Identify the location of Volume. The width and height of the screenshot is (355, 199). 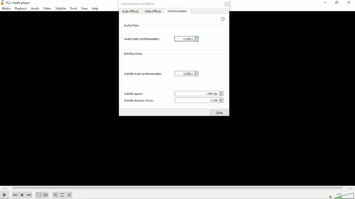
(340, 195).